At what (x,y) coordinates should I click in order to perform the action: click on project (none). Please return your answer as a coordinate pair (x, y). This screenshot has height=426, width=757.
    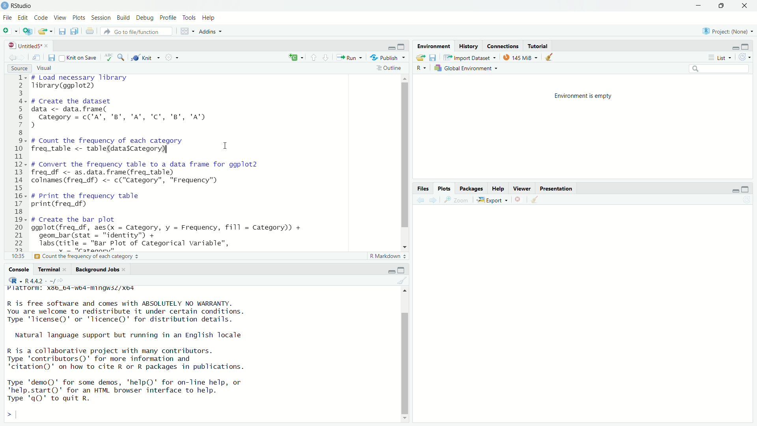
    Looking at the image, I should click on (729, 32).